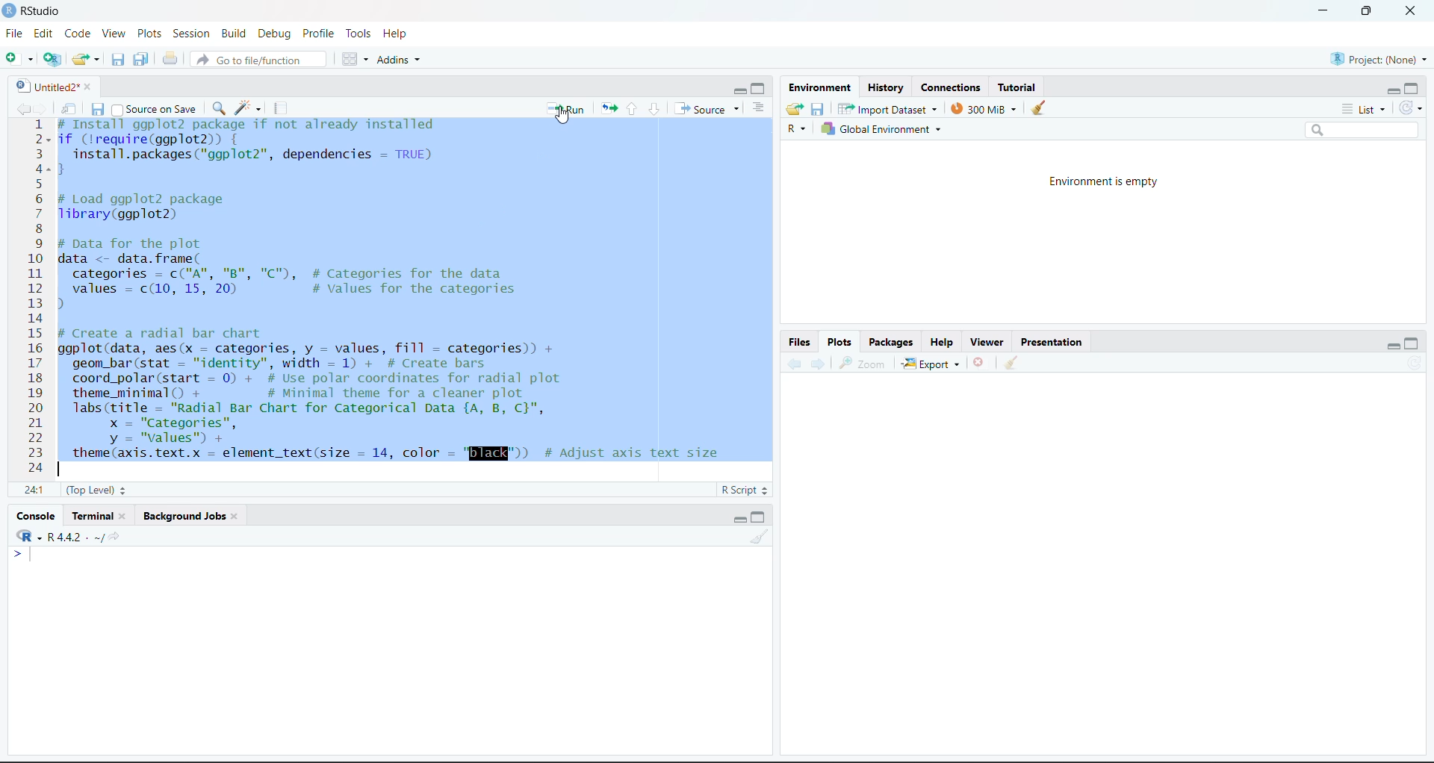  I want to click on hide r  script, so click(1388, 90).